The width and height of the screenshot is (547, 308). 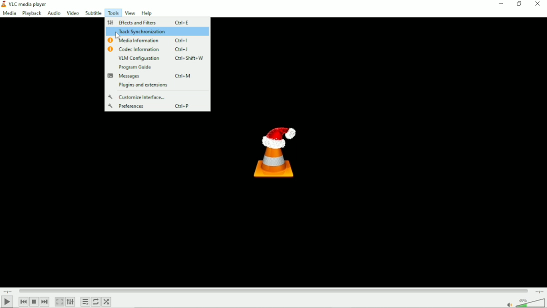 I want to click on Help, so click(x=147, y=13).